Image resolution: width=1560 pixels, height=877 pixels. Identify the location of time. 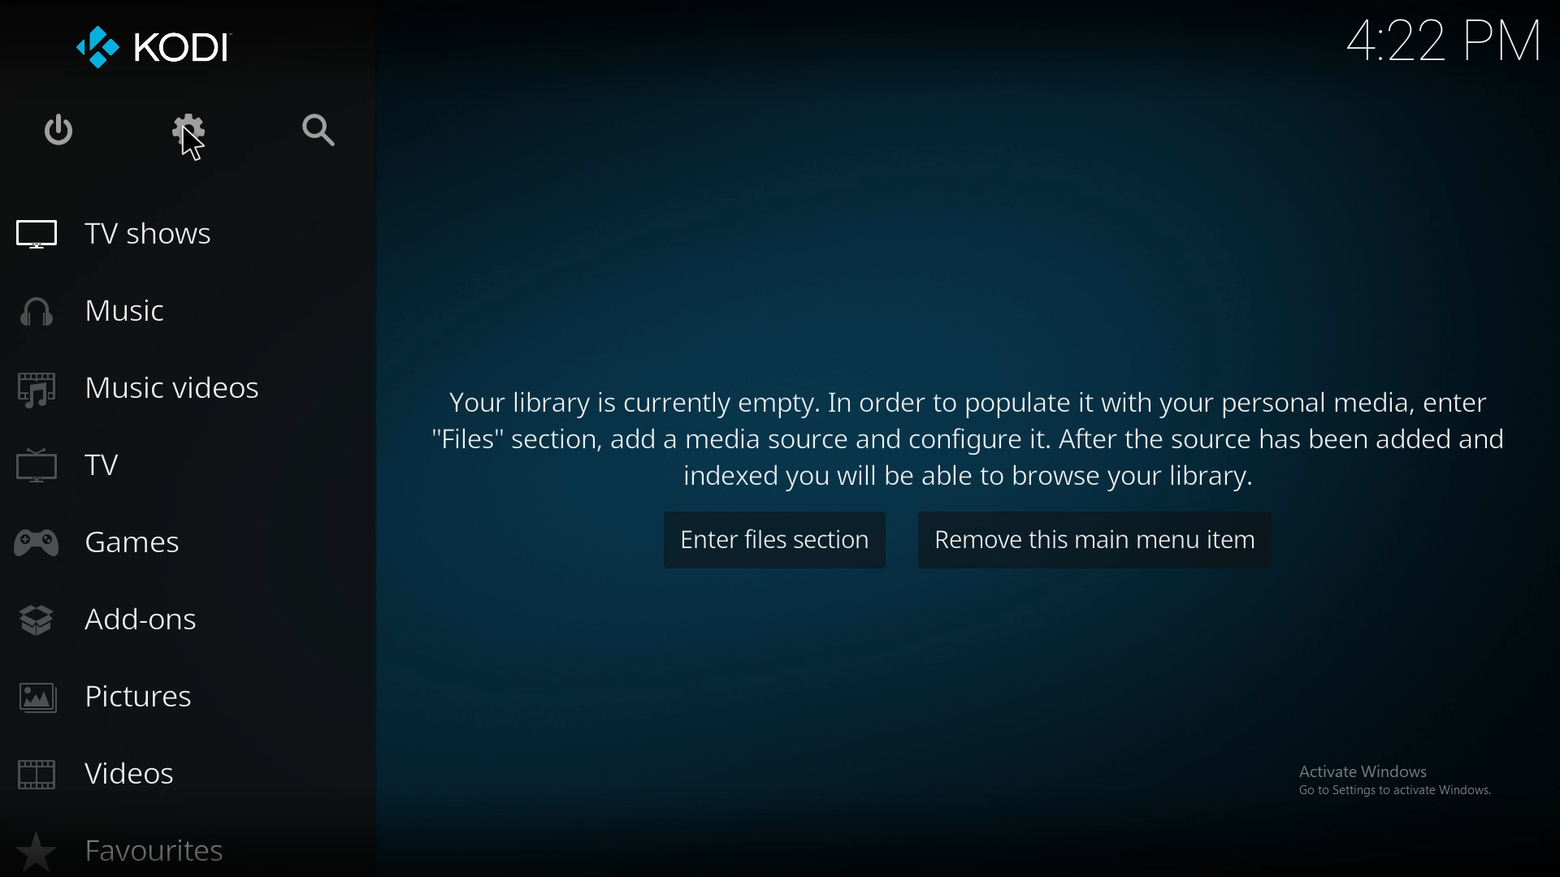
(1439, 40).